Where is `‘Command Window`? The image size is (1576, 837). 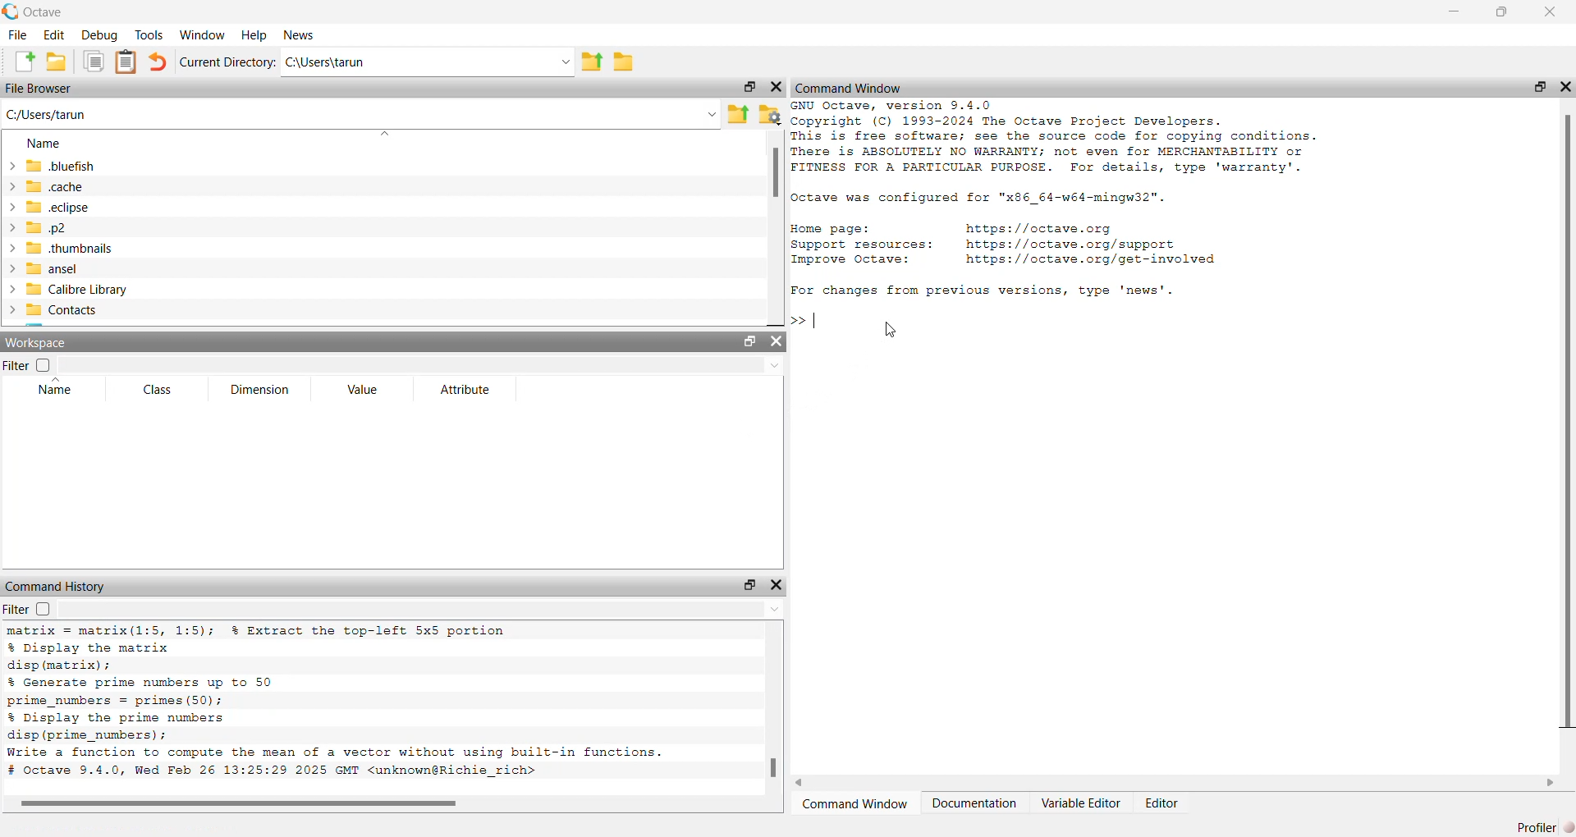
‘Command Window is located at coordinates (851, 87).